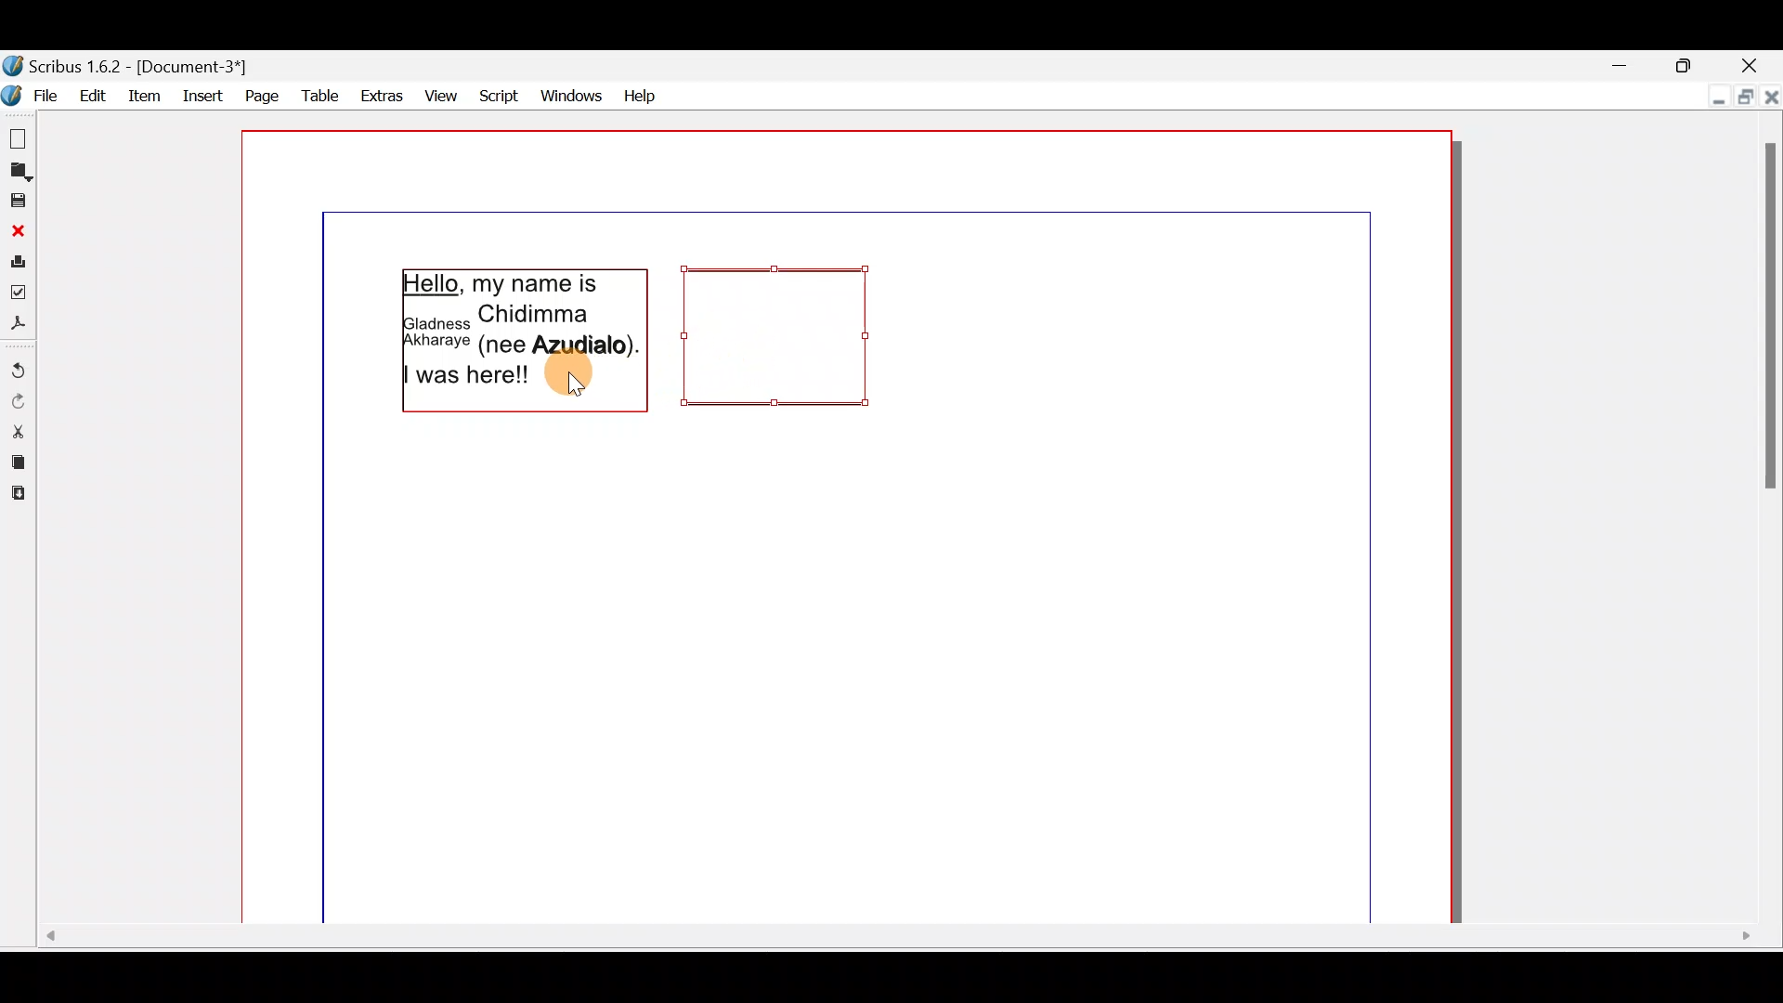 This screenshot has height=1003, width=1783. I want to click on Windows, so click(572, 94).